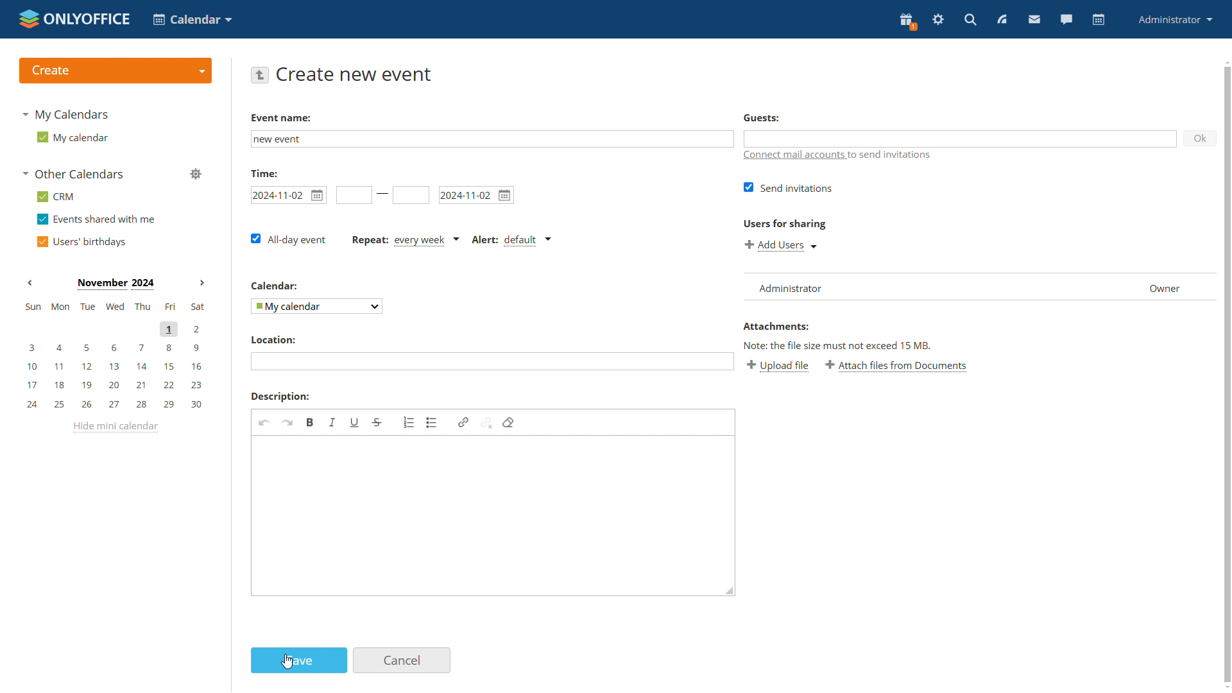  What do you see at coordinates (776, 326) in the screenshot?
I see `Attachments` at bounding box center [776, 326].